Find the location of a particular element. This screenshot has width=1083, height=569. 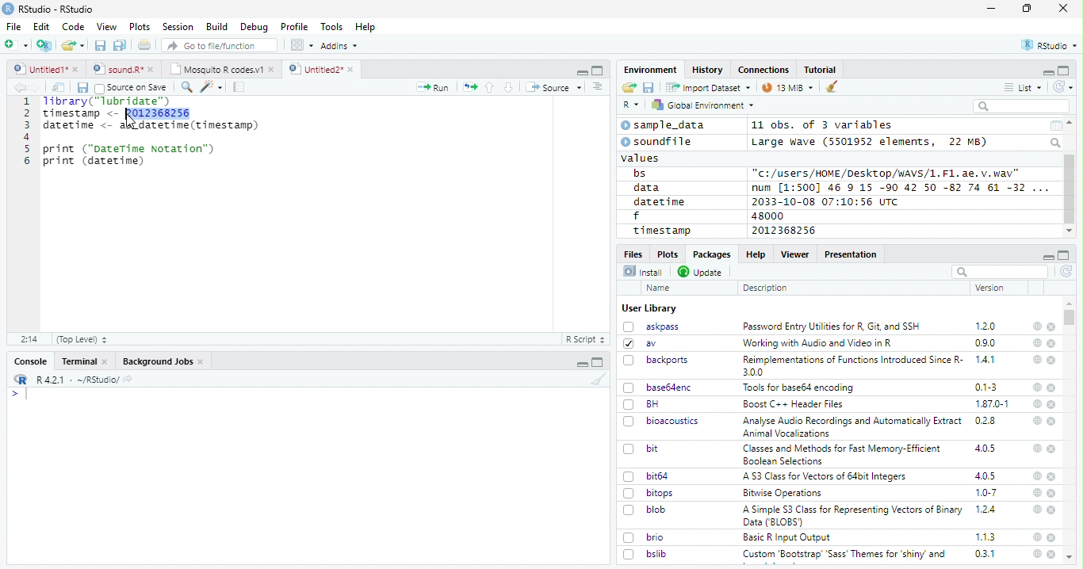

help is located at coordinates (1037, 537).